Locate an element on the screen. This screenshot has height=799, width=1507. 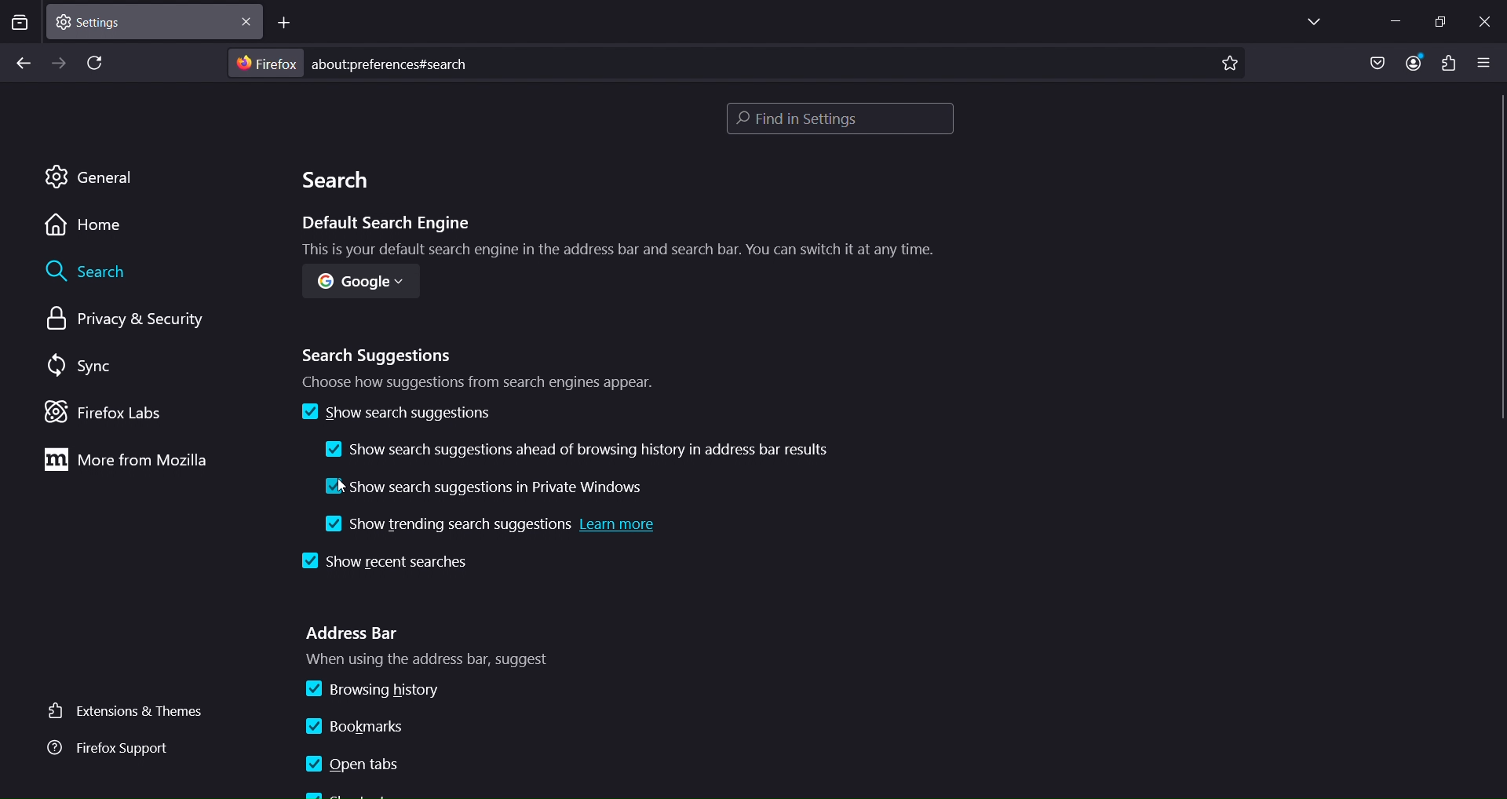
search suggestions is located at coordinates (481, 367).